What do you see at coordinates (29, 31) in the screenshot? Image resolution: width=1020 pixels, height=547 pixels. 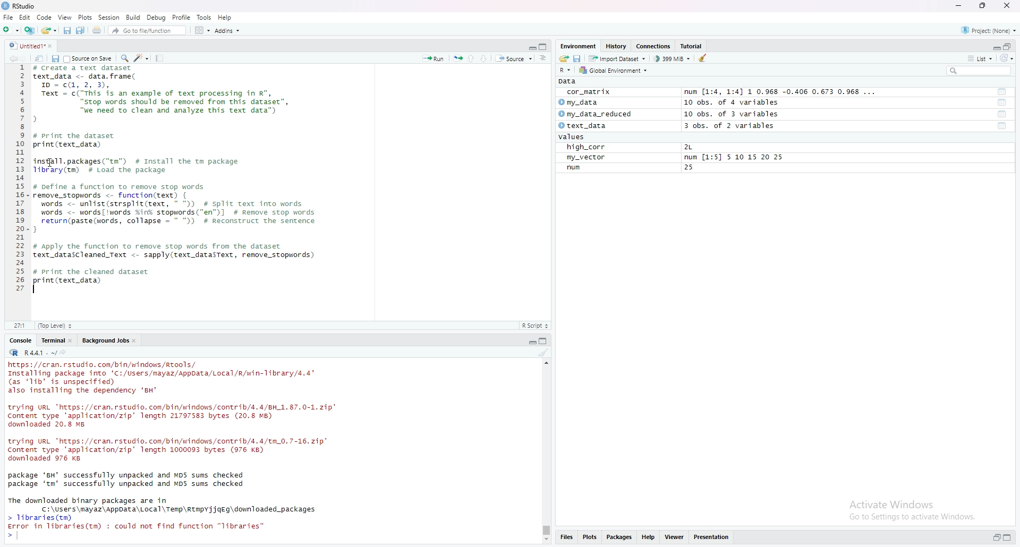 I see `create a project` at bounding box center [29, 31].